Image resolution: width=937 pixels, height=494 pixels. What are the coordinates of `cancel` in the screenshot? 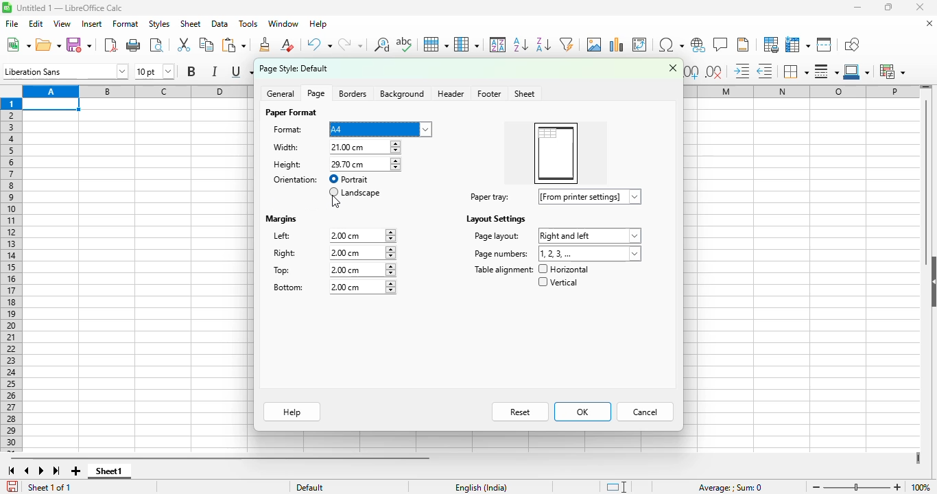 It's located at (645, 412).